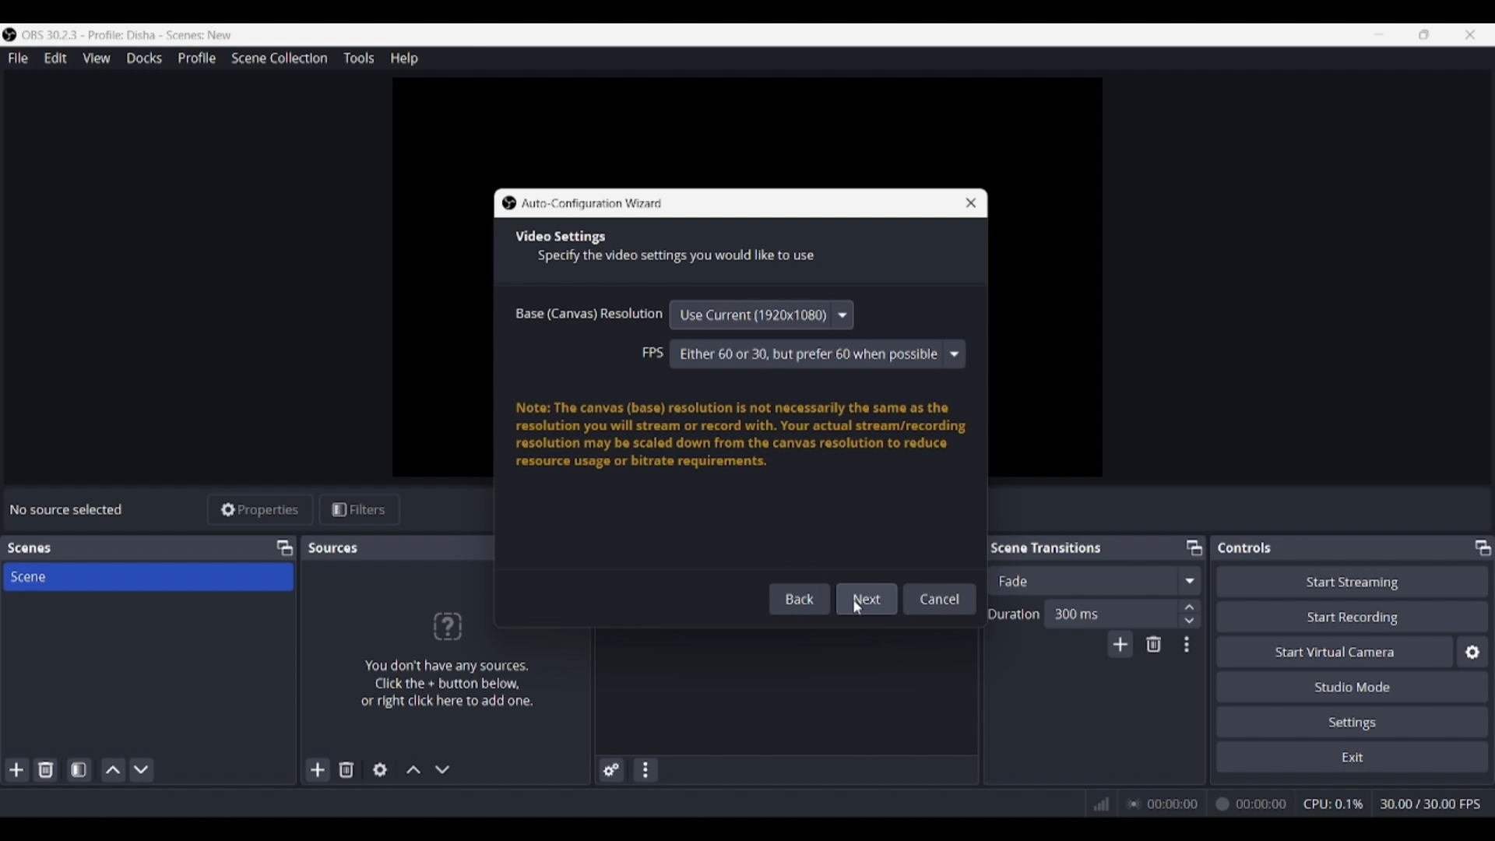 The image size is (1495, 841). Describe the element at coordinates (358, 58) in the screenshot. I see `Tools menu` at that location.